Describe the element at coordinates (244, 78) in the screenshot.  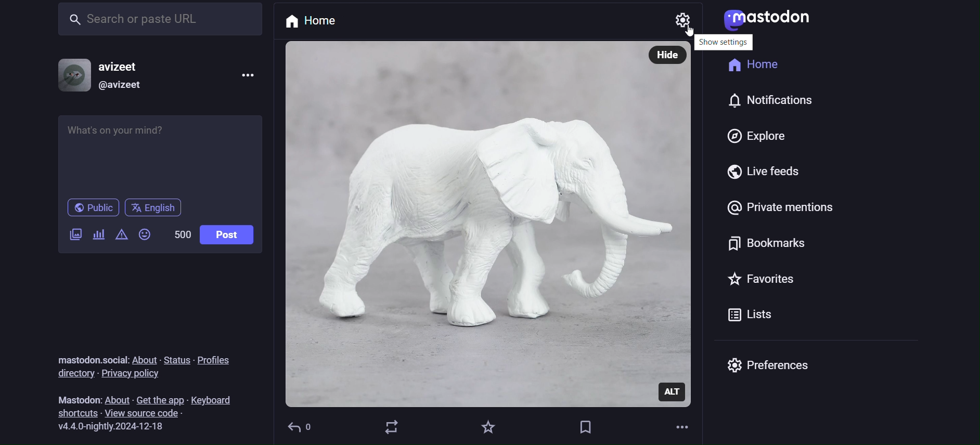
I see `Options` at that location.